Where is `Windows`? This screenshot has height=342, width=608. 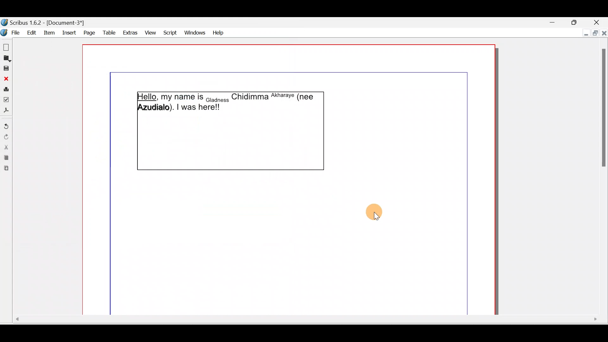
Windows is located at coordinates (196, 32).